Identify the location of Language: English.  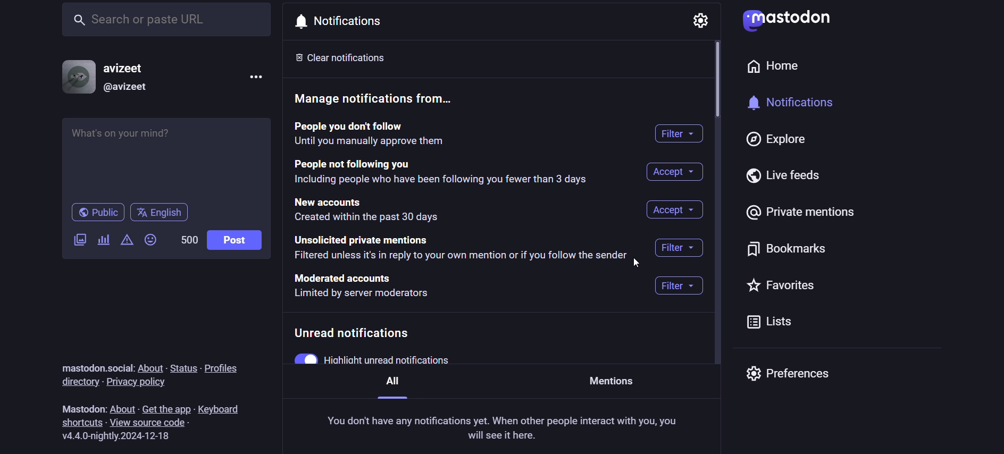
(164, 213).